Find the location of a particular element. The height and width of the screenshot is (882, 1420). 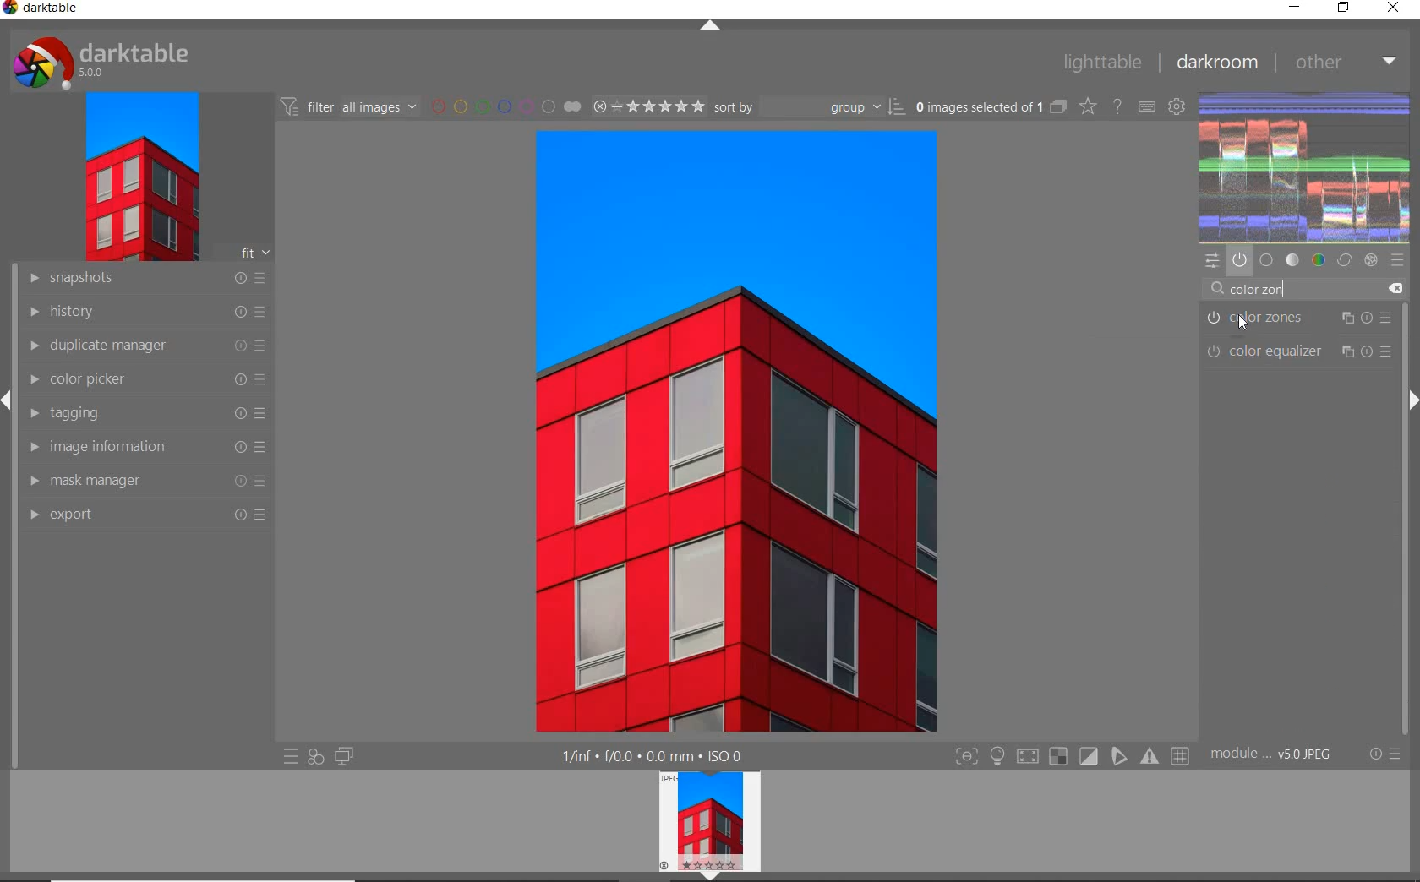

highlight is located at coordinates (999, 759).